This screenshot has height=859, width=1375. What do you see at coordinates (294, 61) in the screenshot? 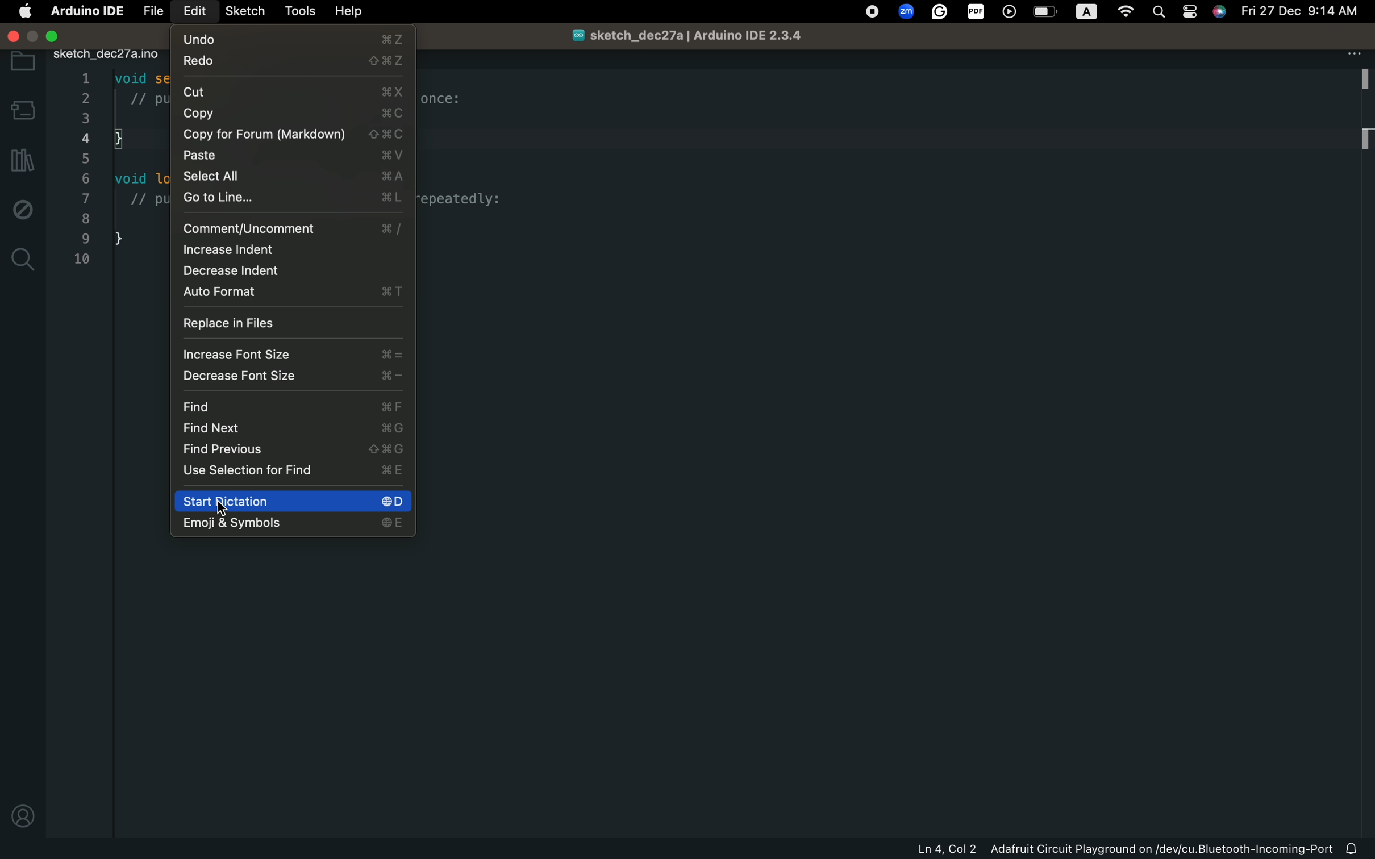
I see `redo` at bounding box center [294, 61].